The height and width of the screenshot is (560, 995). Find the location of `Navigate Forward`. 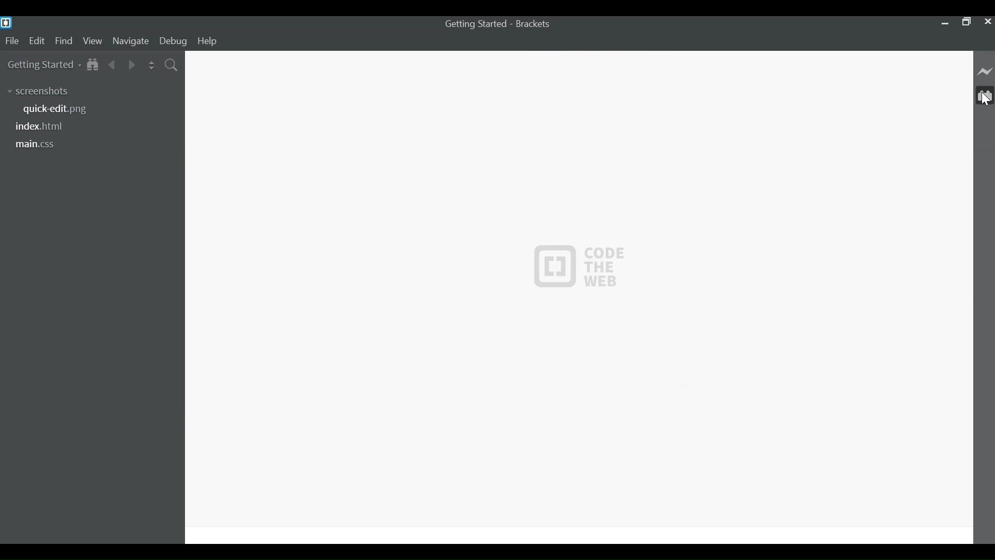

Navigate Forward is located at coordinates (132, 65).